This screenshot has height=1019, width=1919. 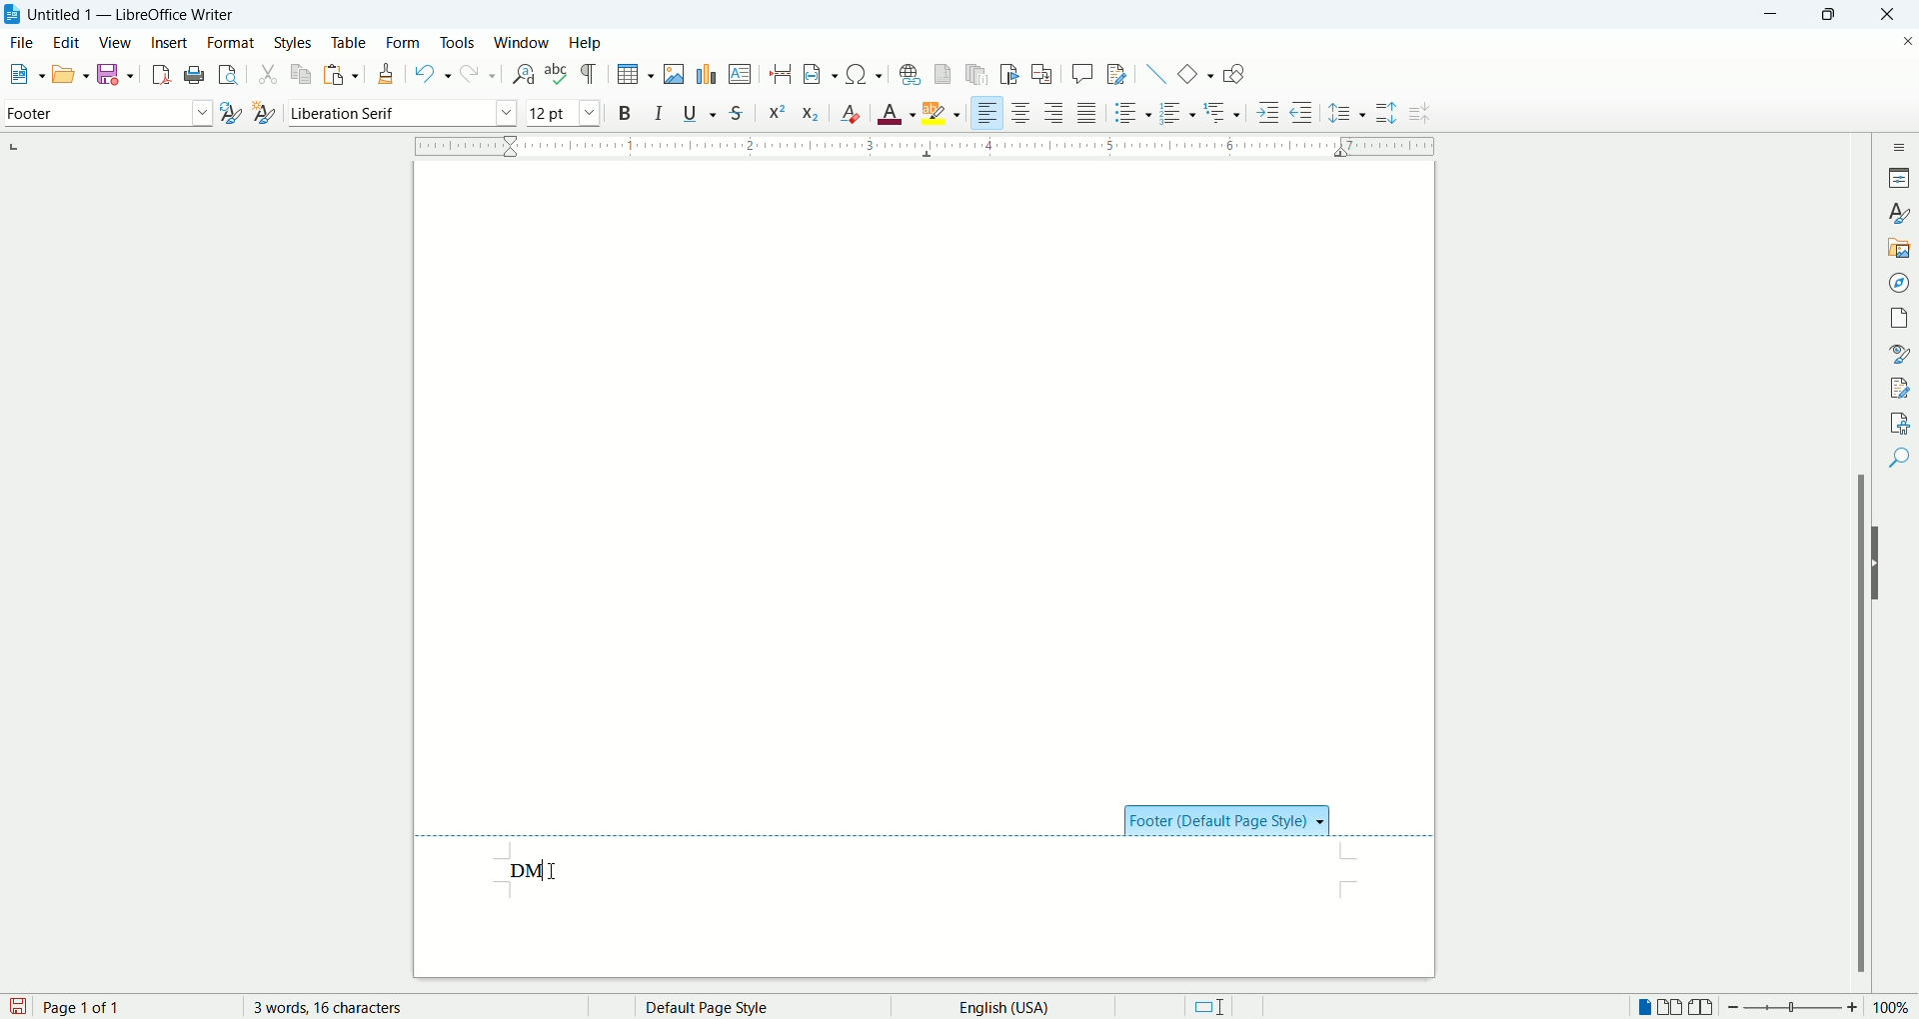 What do you see at coordinates (169, 42) in the screenshot?
I see `insert` at bounding box center [169, 42].